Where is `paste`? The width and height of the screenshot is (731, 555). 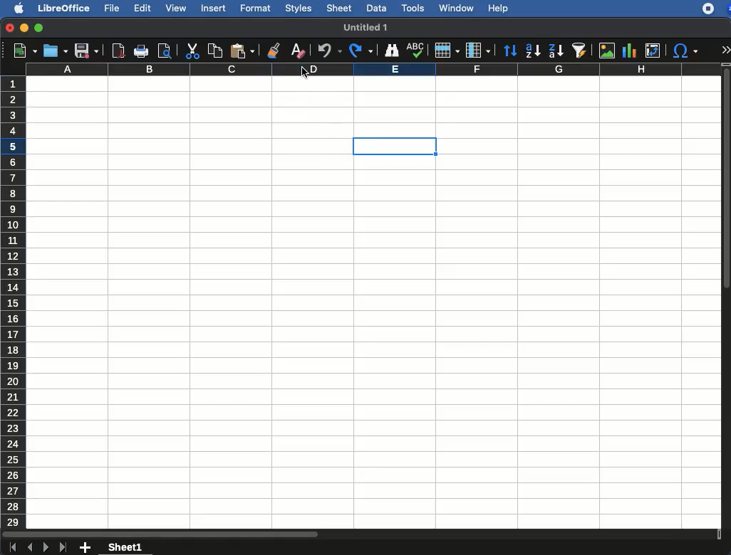
paste is located at coordinates (242, 51).